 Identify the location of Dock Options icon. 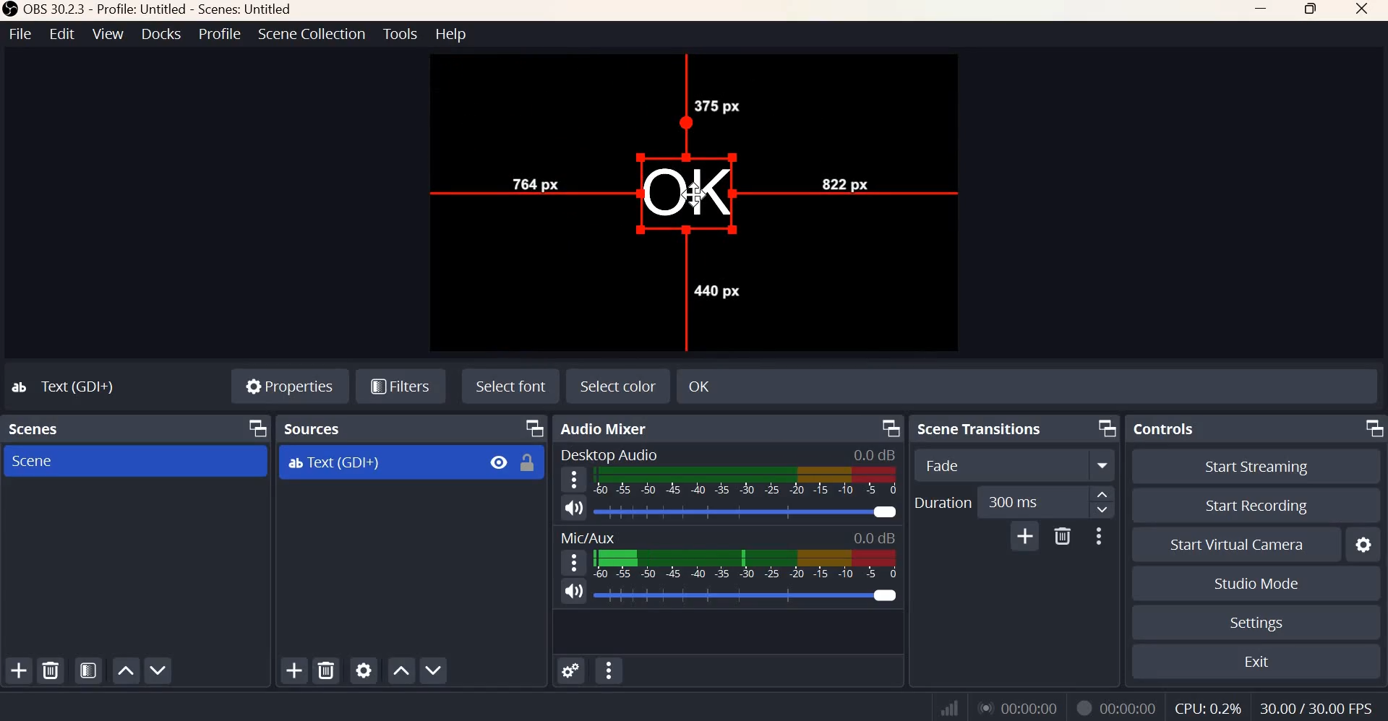
(254, 428).